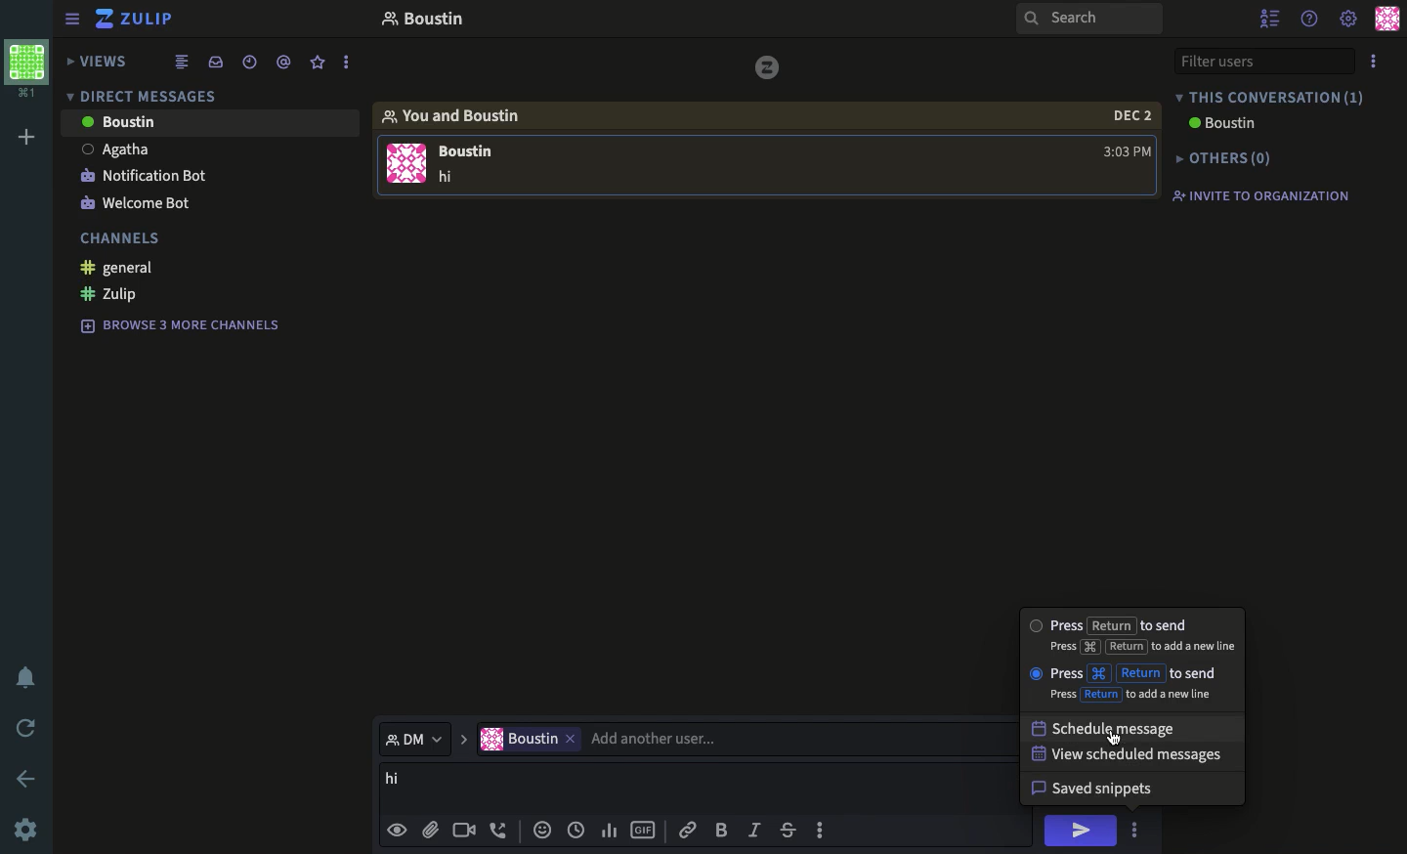 The width and height of the screenshot is (1407, 854). What do you see at coordinates (797, 741) in the screenshot?
I see `add user` at bounding box center [797, 741].